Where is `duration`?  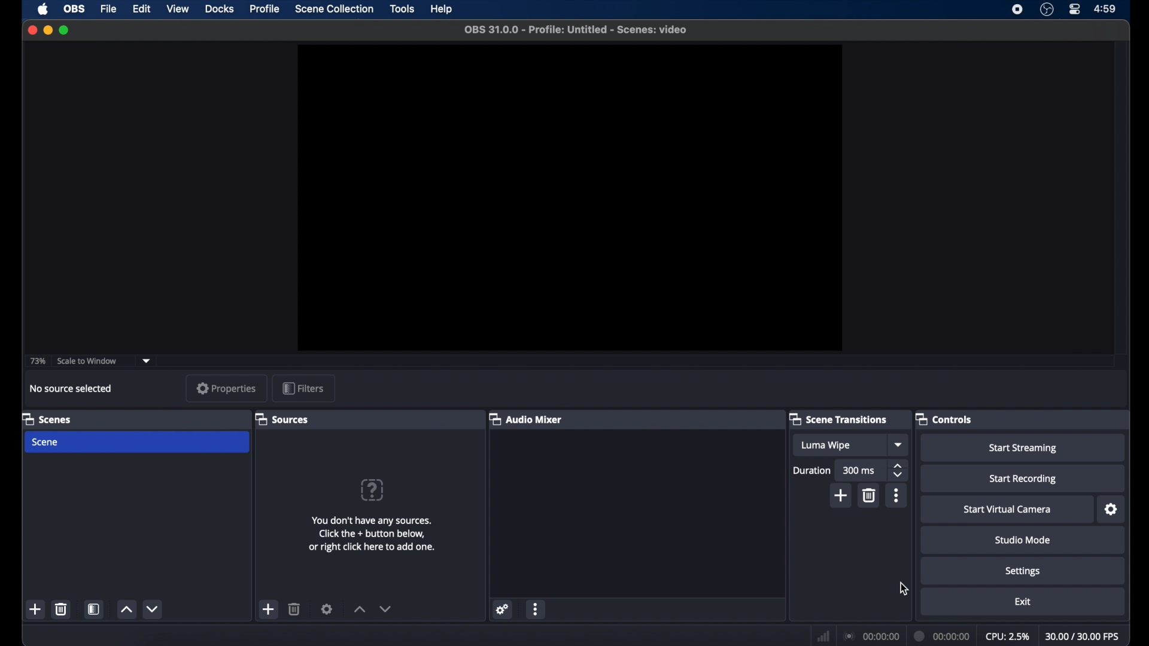
duration is located at coordinates (811, 470).